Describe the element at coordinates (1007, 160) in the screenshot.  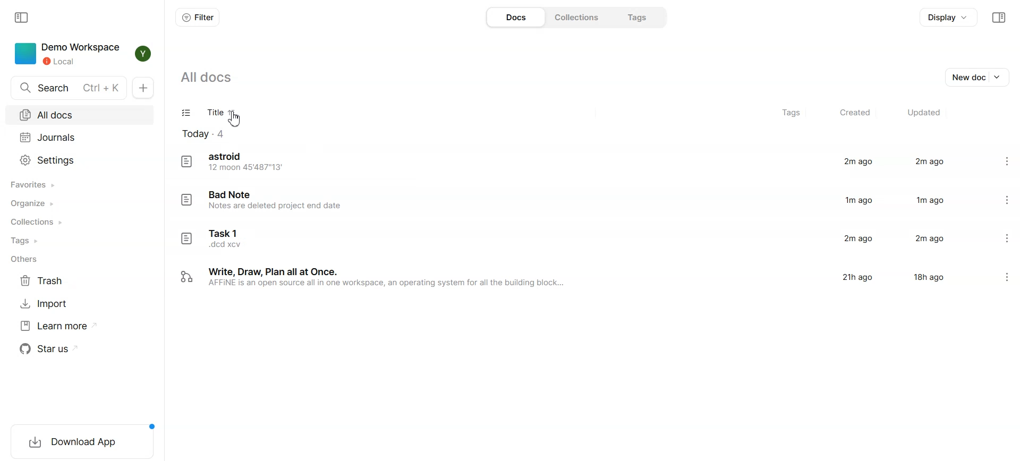
I see `Settings` at that location.